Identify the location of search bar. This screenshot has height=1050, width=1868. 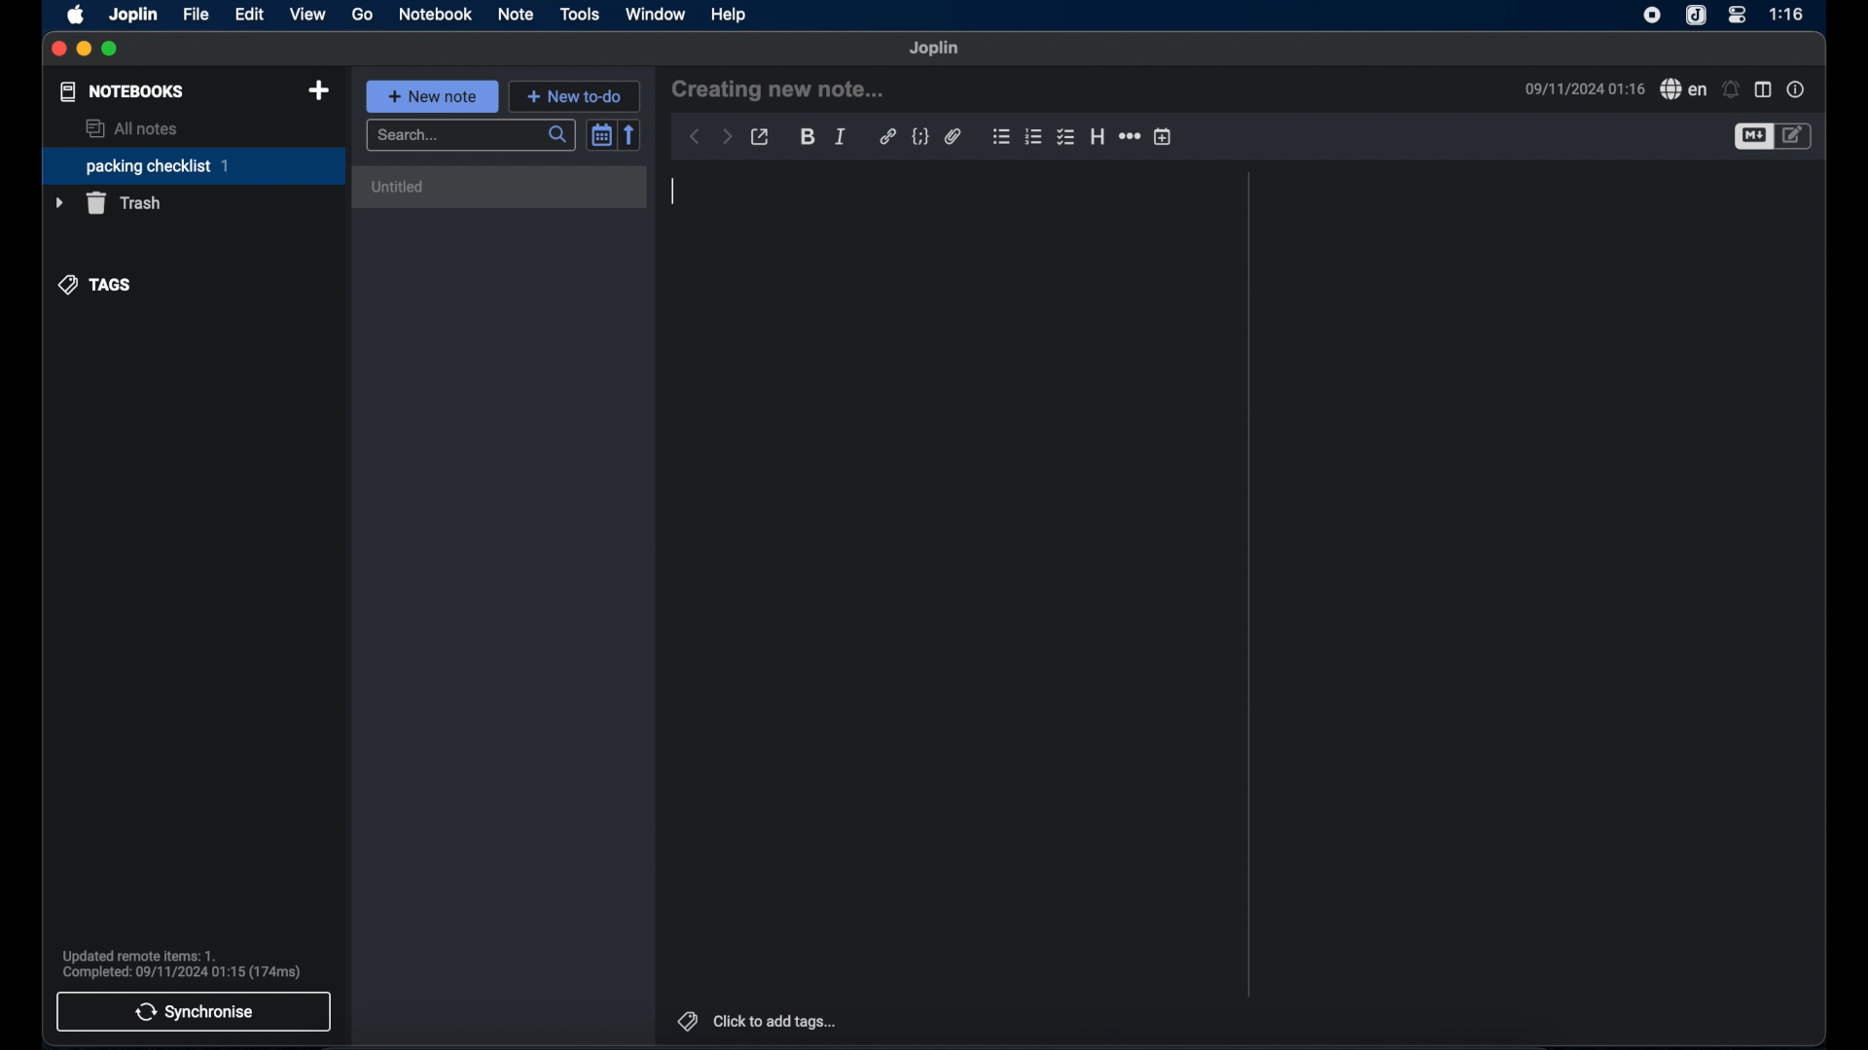
(470, 135).